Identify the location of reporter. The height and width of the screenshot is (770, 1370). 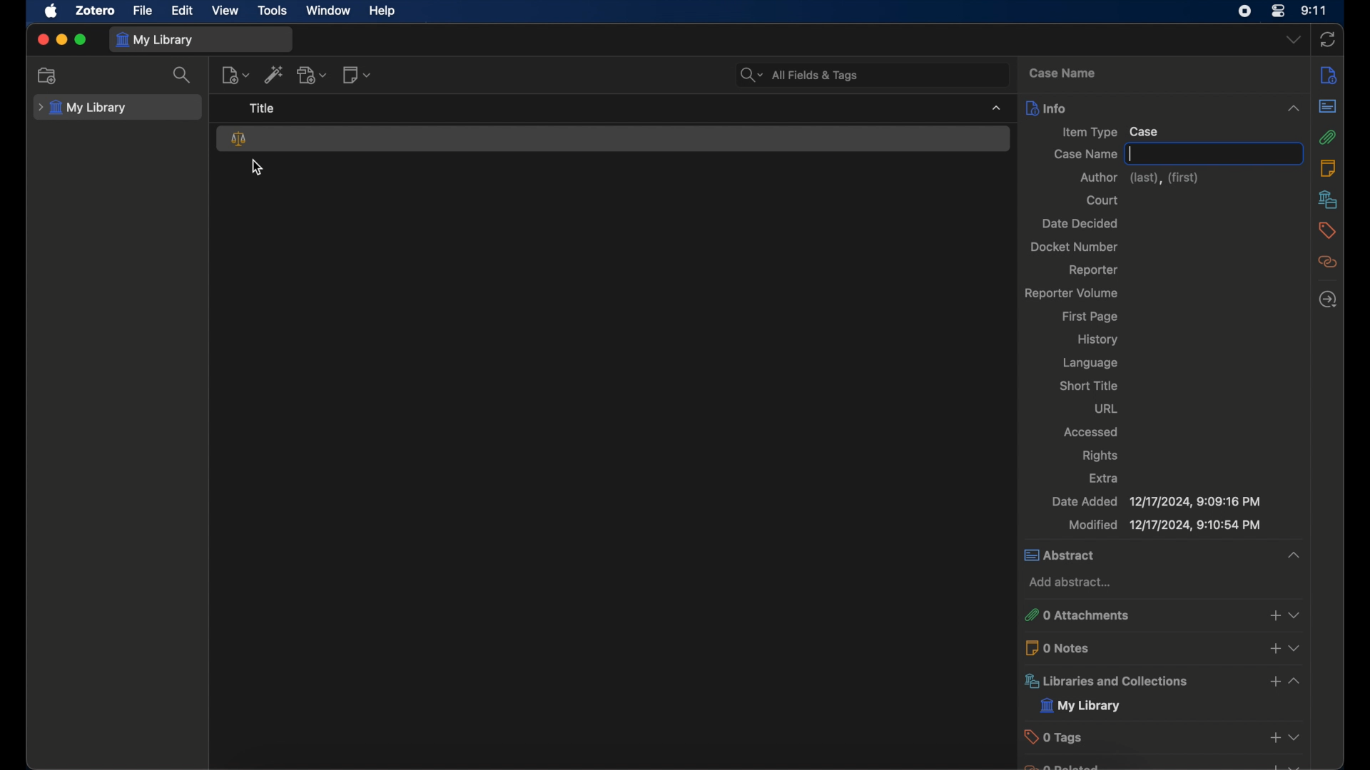
(1092, 269).